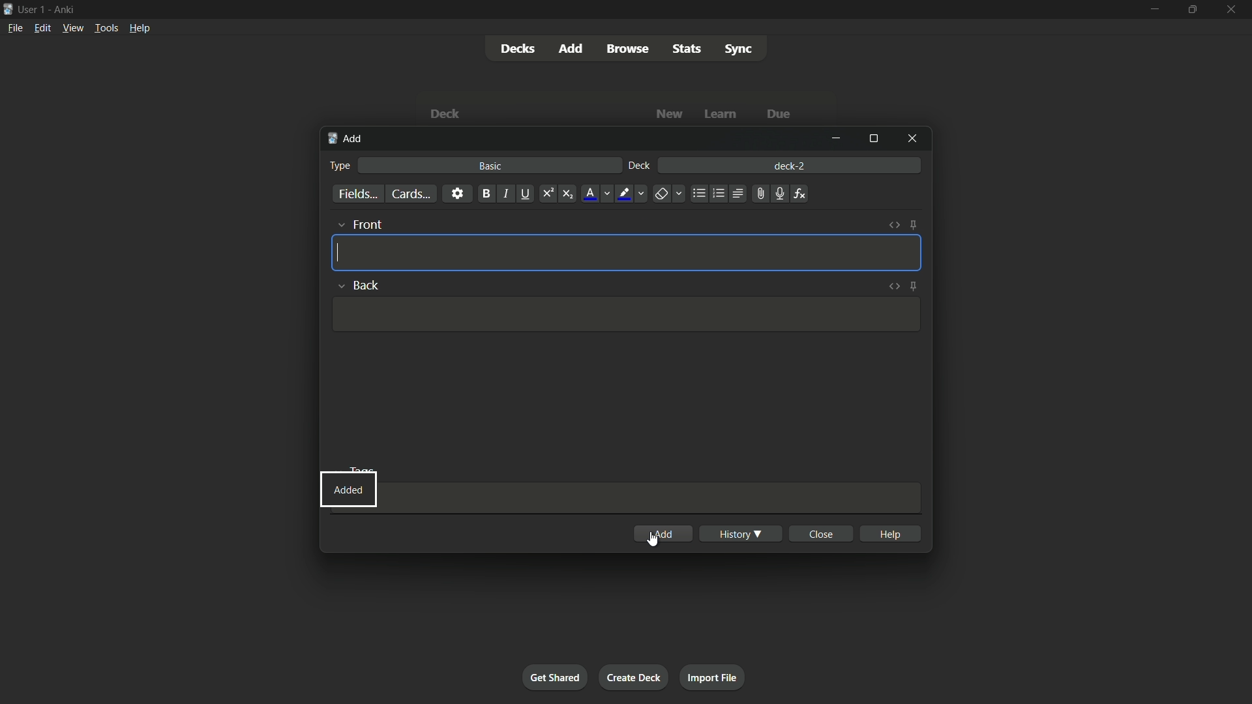  Describe the element at coordinates (652, 540) in the screenshot. I see `cursor` at that location.